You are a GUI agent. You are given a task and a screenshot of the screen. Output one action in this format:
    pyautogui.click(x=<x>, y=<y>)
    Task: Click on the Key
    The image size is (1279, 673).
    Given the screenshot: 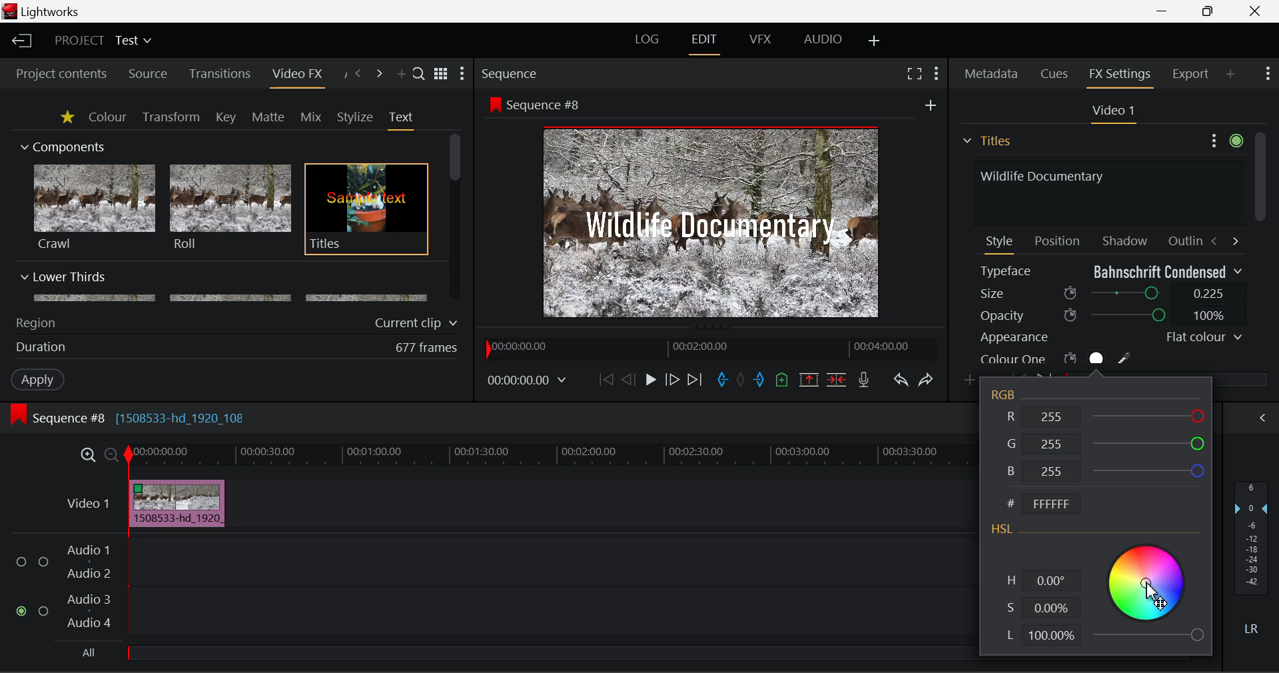 What is the action you would take?
    pyautogui.click(x=227, y=118)
    